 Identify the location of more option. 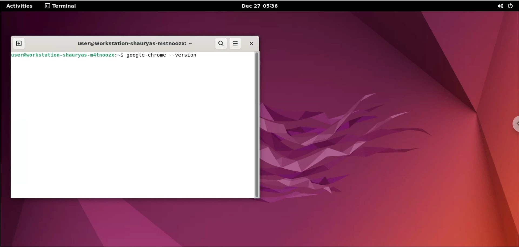
(237, 44).